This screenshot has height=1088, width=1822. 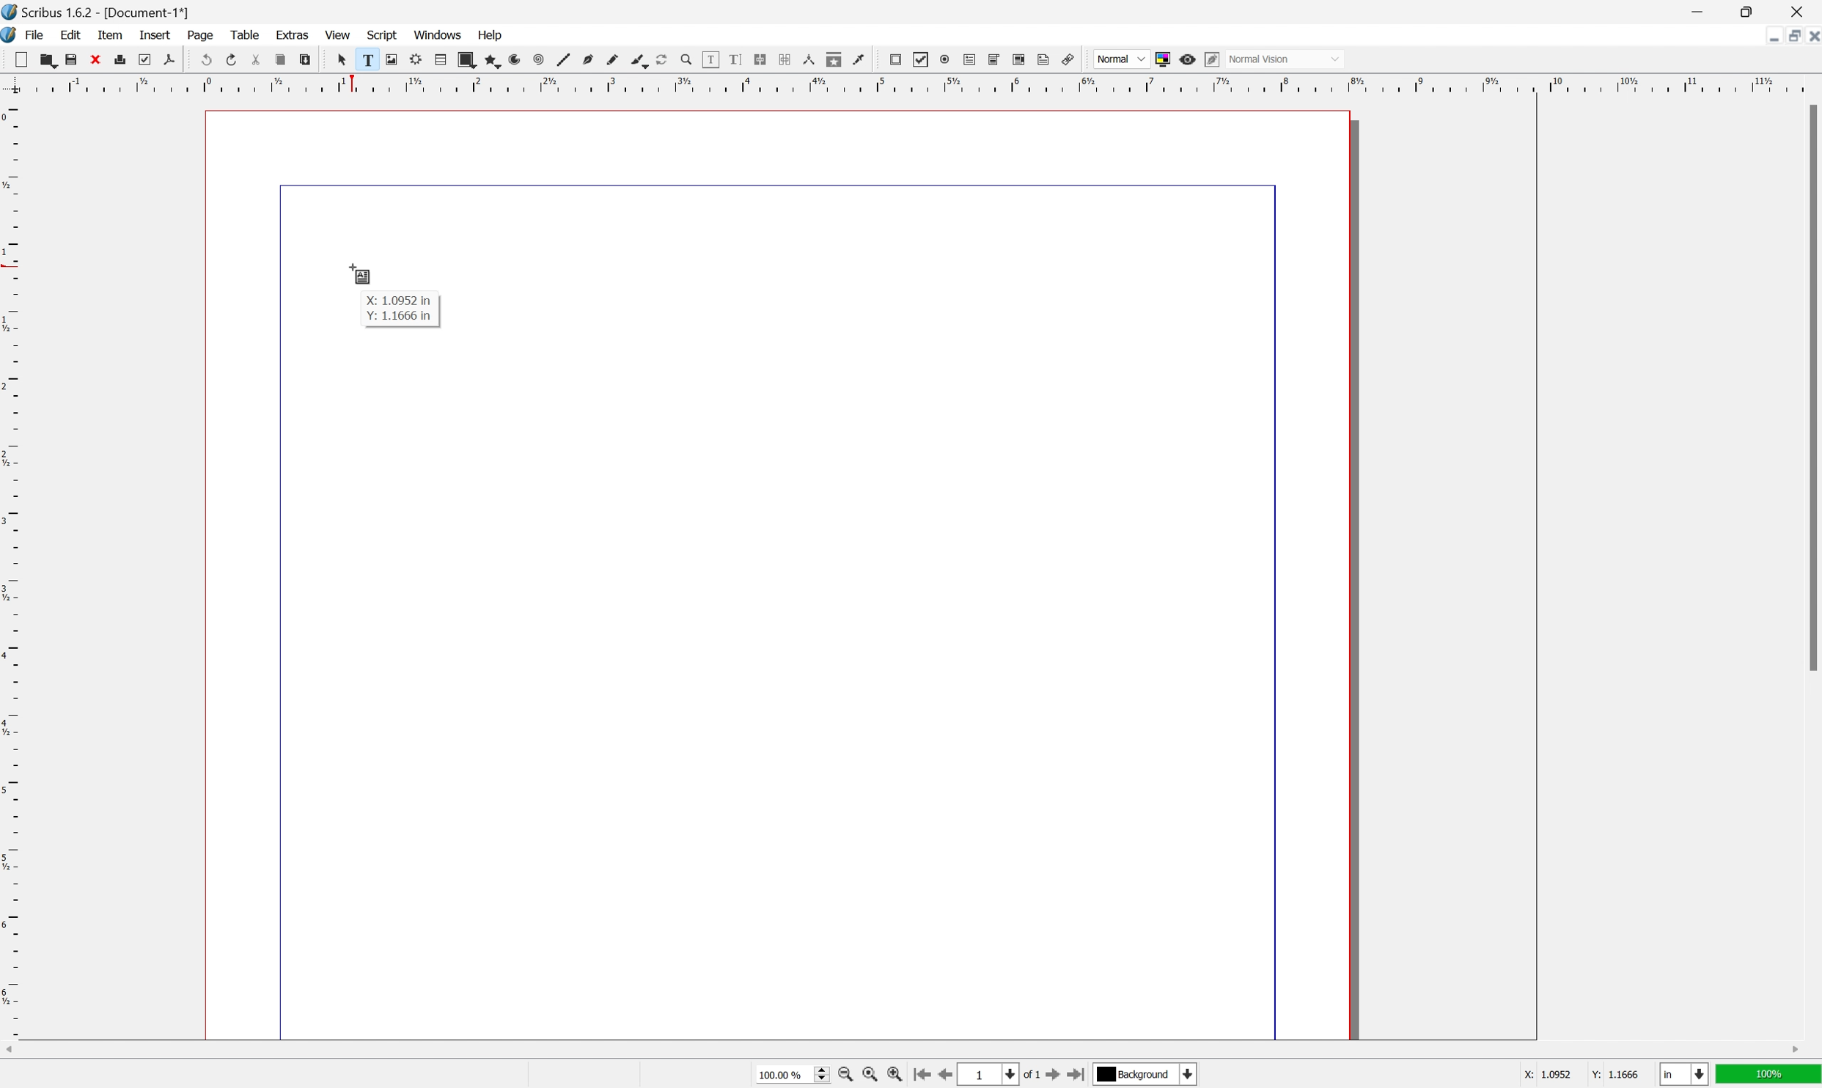 What do you see at coordinates (589, 59) in the screenshot?
I see `bezier curve` at bounding box center [589, 59].